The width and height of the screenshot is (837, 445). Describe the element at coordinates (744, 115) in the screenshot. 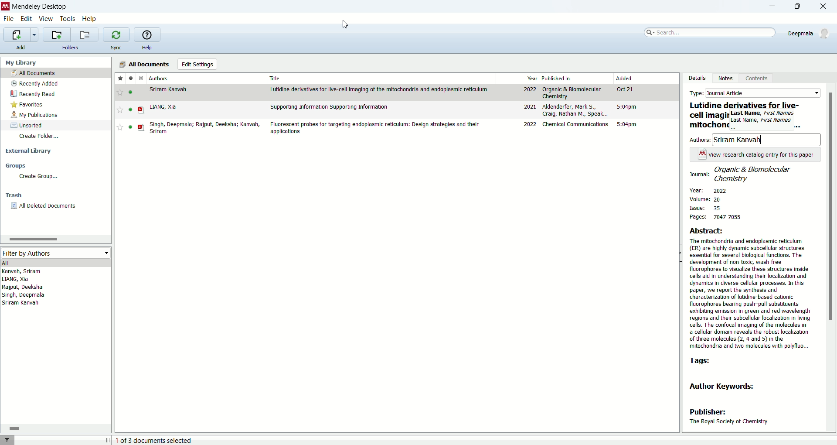

I see `| Lutidine derivatives for live-
cell imaging of the
mitochondria and endopla...` at that location.